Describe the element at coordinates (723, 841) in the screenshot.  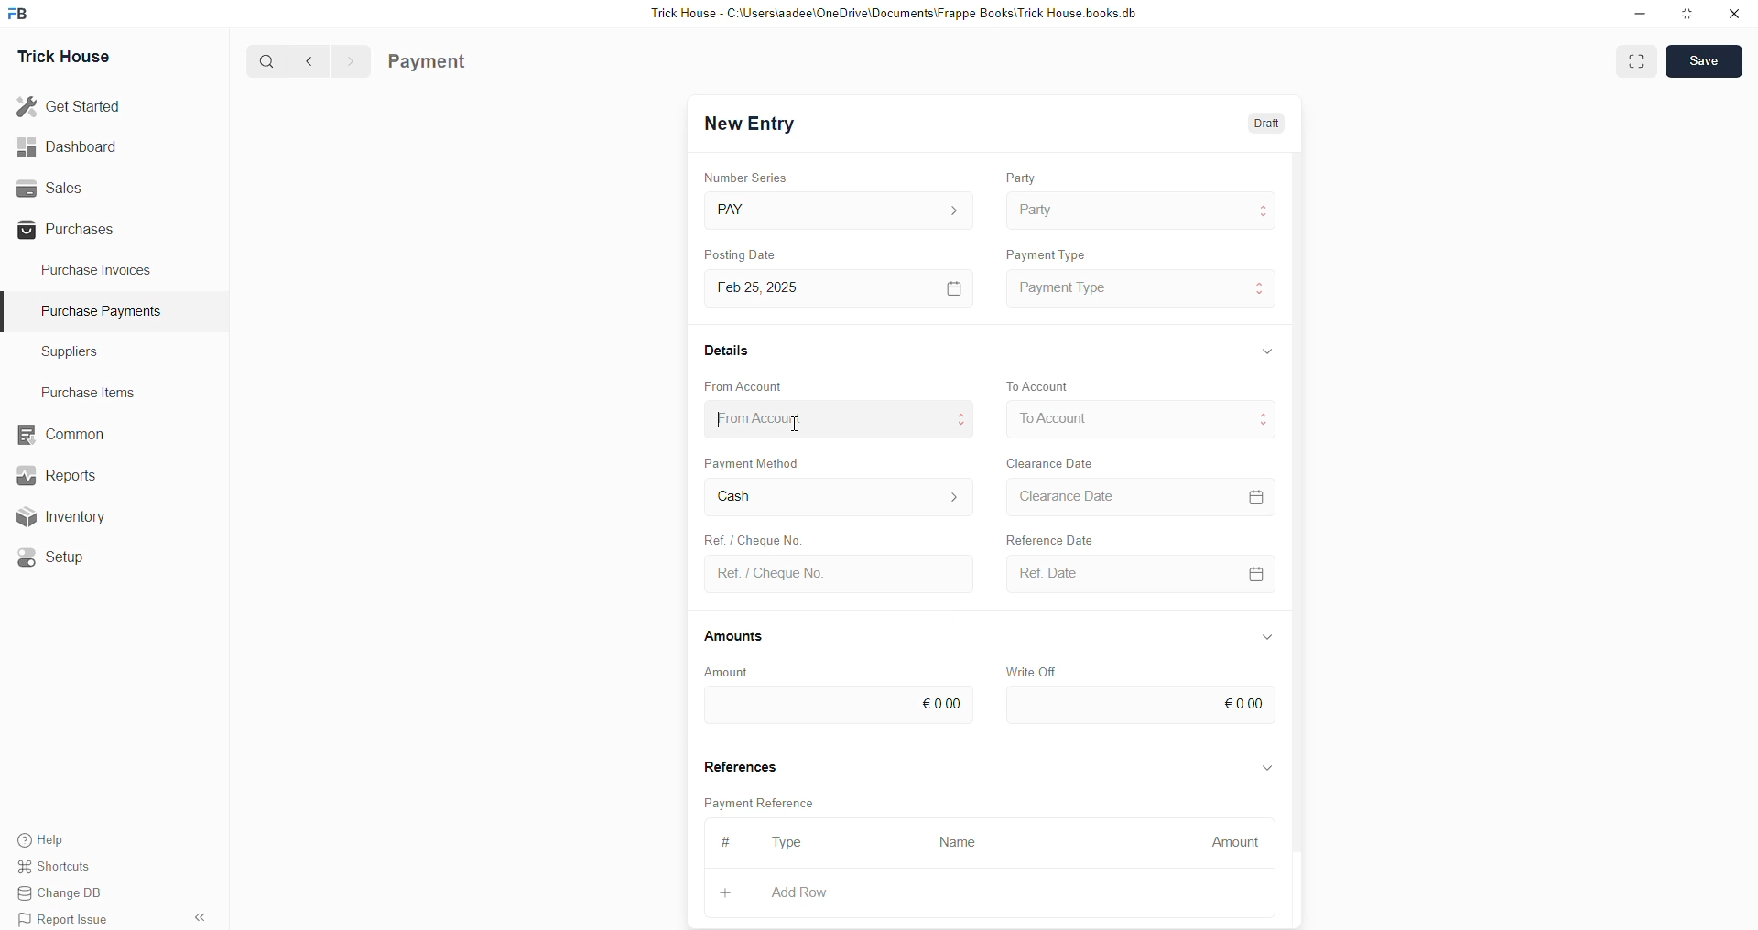
I see `#` at that location.